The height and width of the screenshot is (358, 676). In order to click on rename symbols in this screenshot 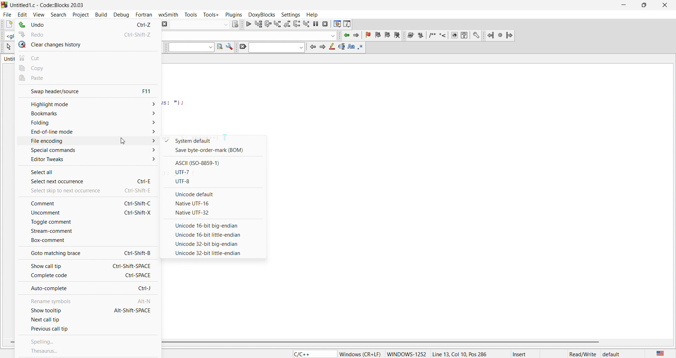, I will do `click(88, 301)`.